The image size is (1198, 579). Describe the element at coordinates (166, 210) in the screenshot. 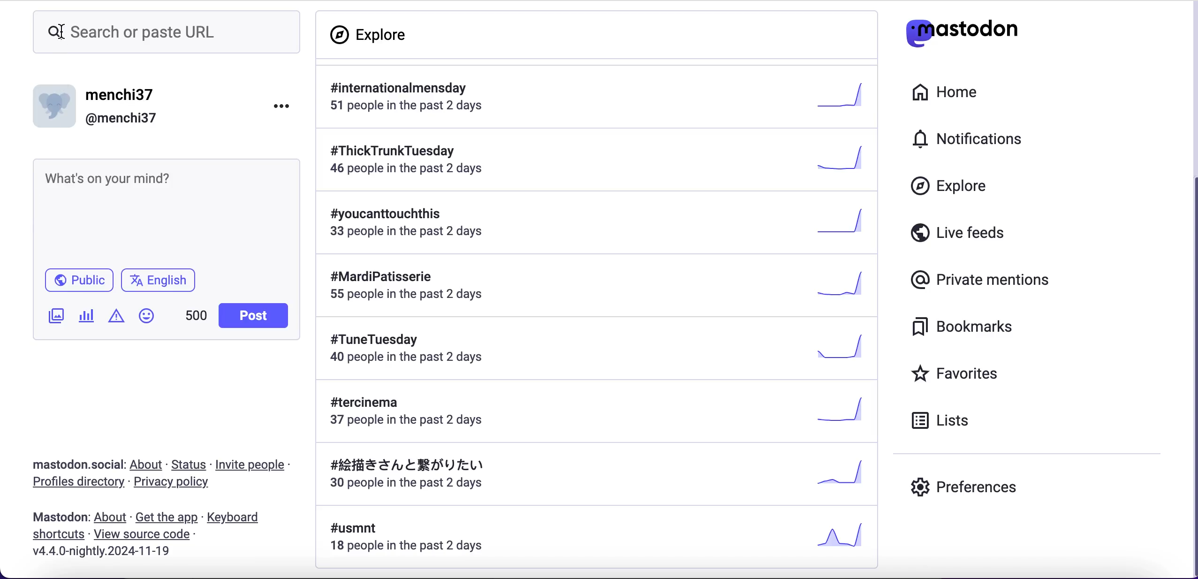

I see `post what's on your mind` at that location.